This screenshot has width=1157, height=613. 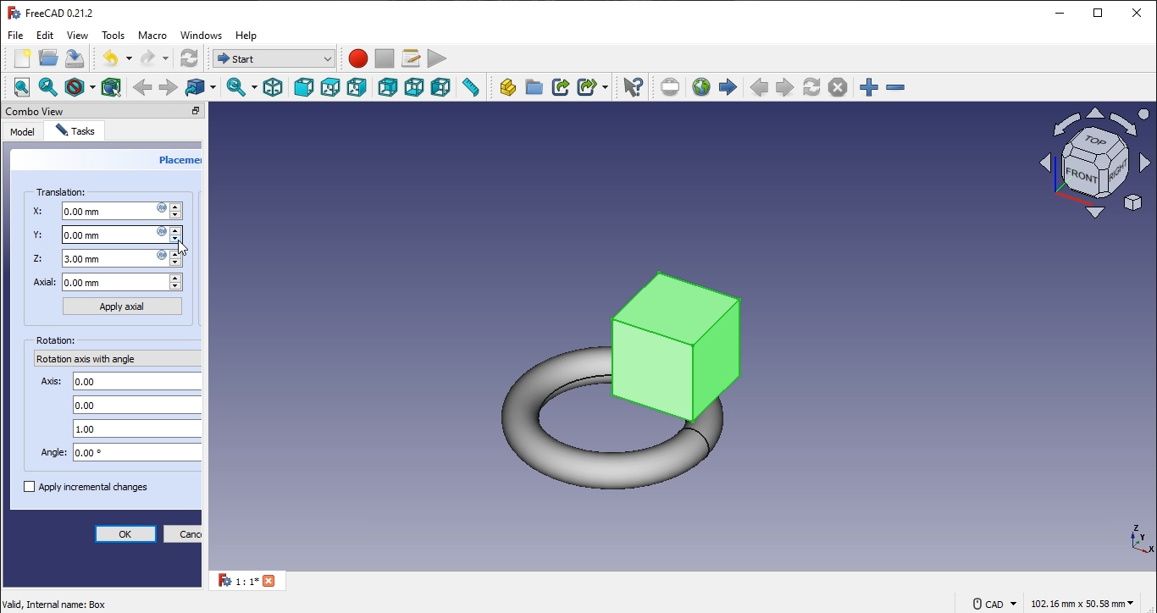 I want to click on translation, so click(x=62, y=192).